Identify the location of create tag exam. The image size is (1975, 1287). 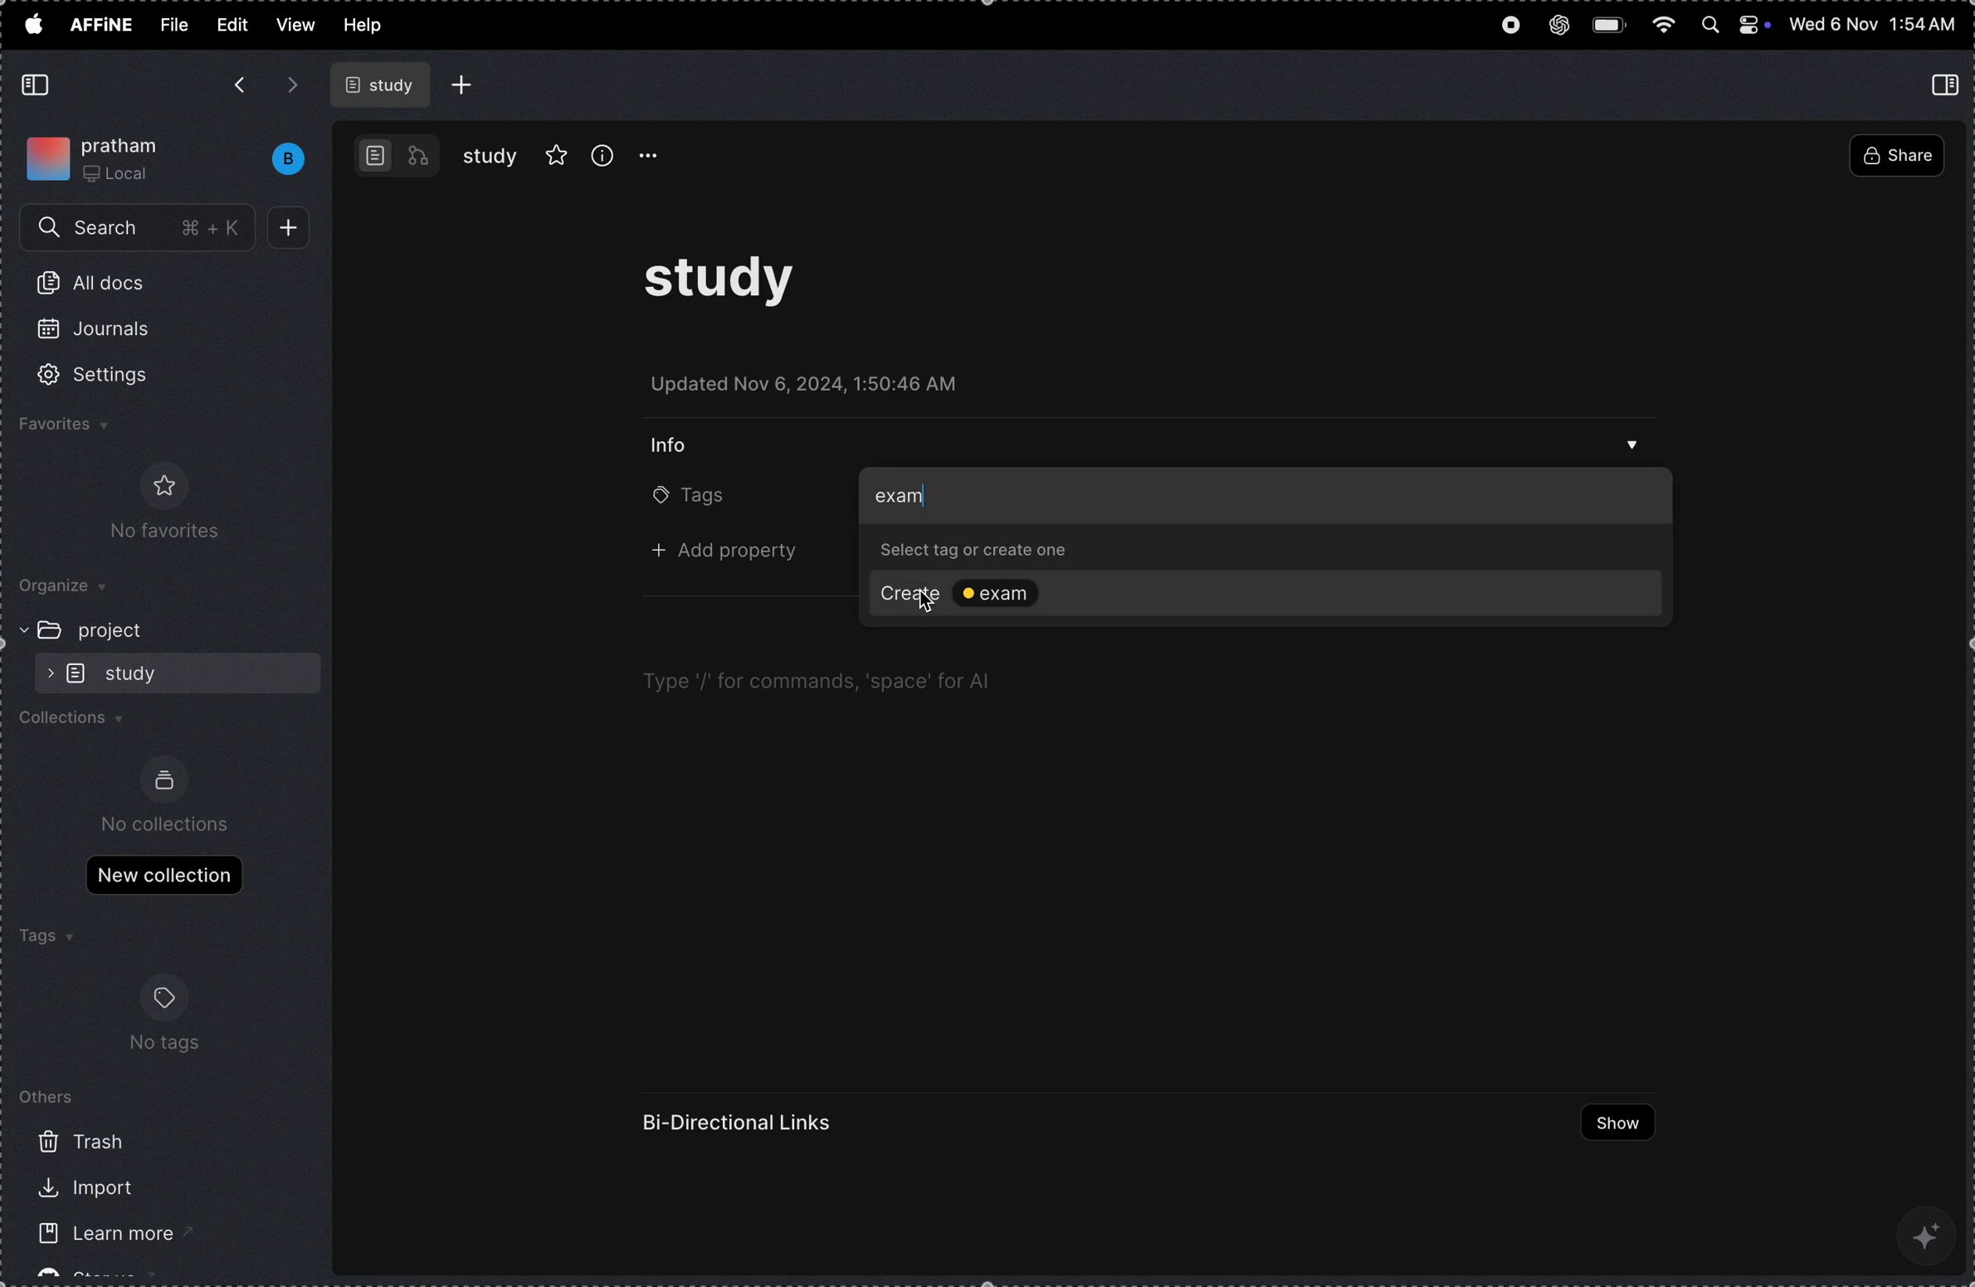
(966, 595).